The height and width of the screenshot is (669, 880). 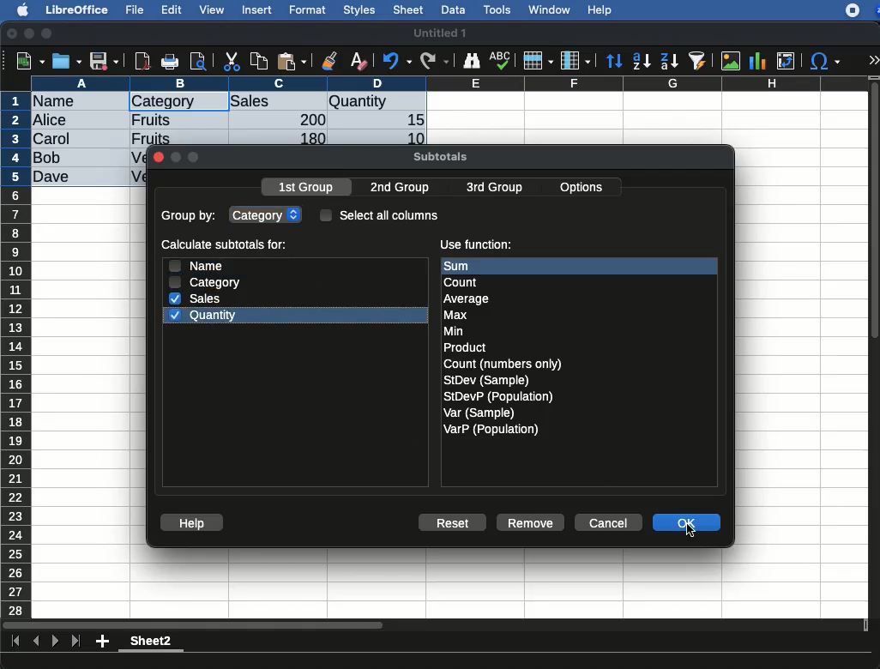 What do you see at coordinates (38, 642) in the screenshot?
I see `previous sheet` at bounding box center [38, 642].